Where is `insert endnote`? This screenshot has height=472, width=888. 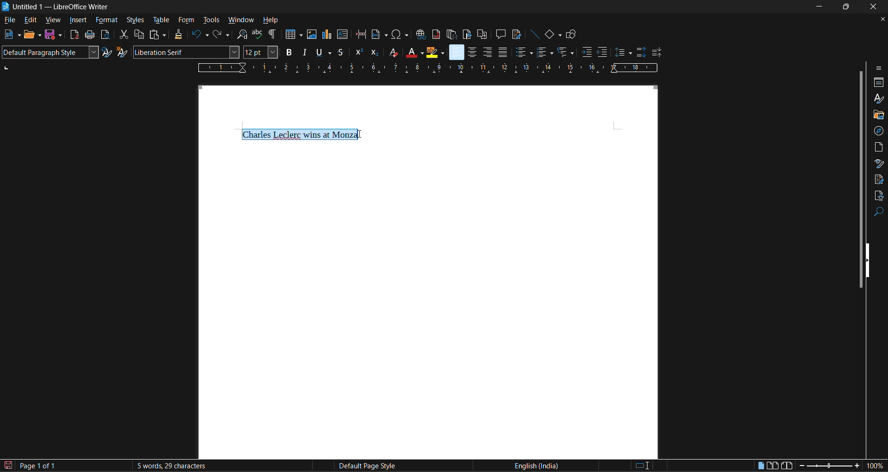
insert endnote is located at coordinates (450, 36).